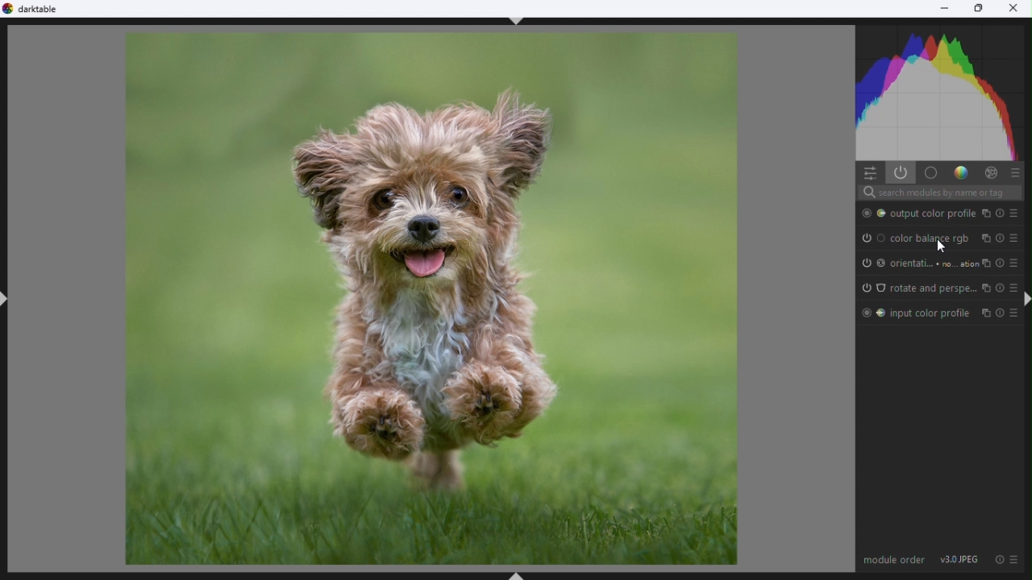  What do you see at coordinates (942, 238) in the screenshot?
I see `Colour balance rgb` at bounding box center [942, 238].